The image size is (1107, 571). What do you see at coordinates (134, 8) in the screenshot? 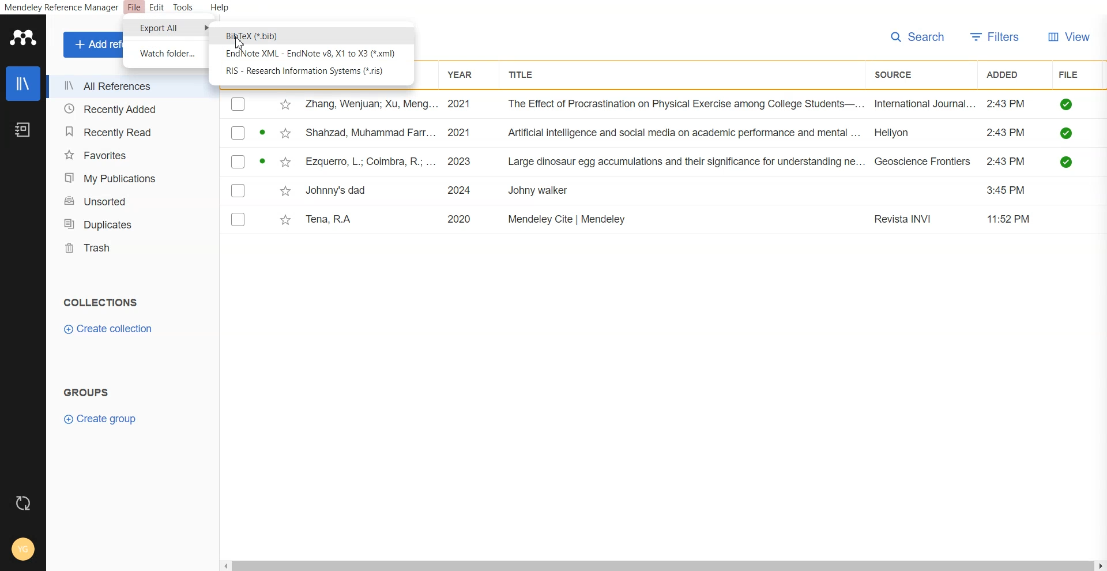
I see `File` at bounding box center [134, 8].